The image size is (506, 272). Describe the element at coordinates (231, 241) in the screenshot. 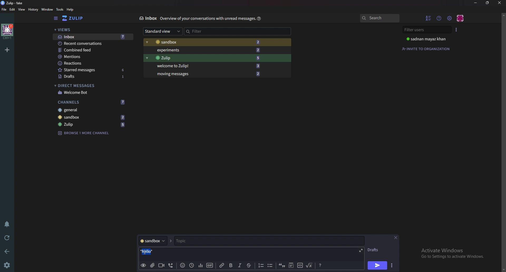

I see `topic` at that location.